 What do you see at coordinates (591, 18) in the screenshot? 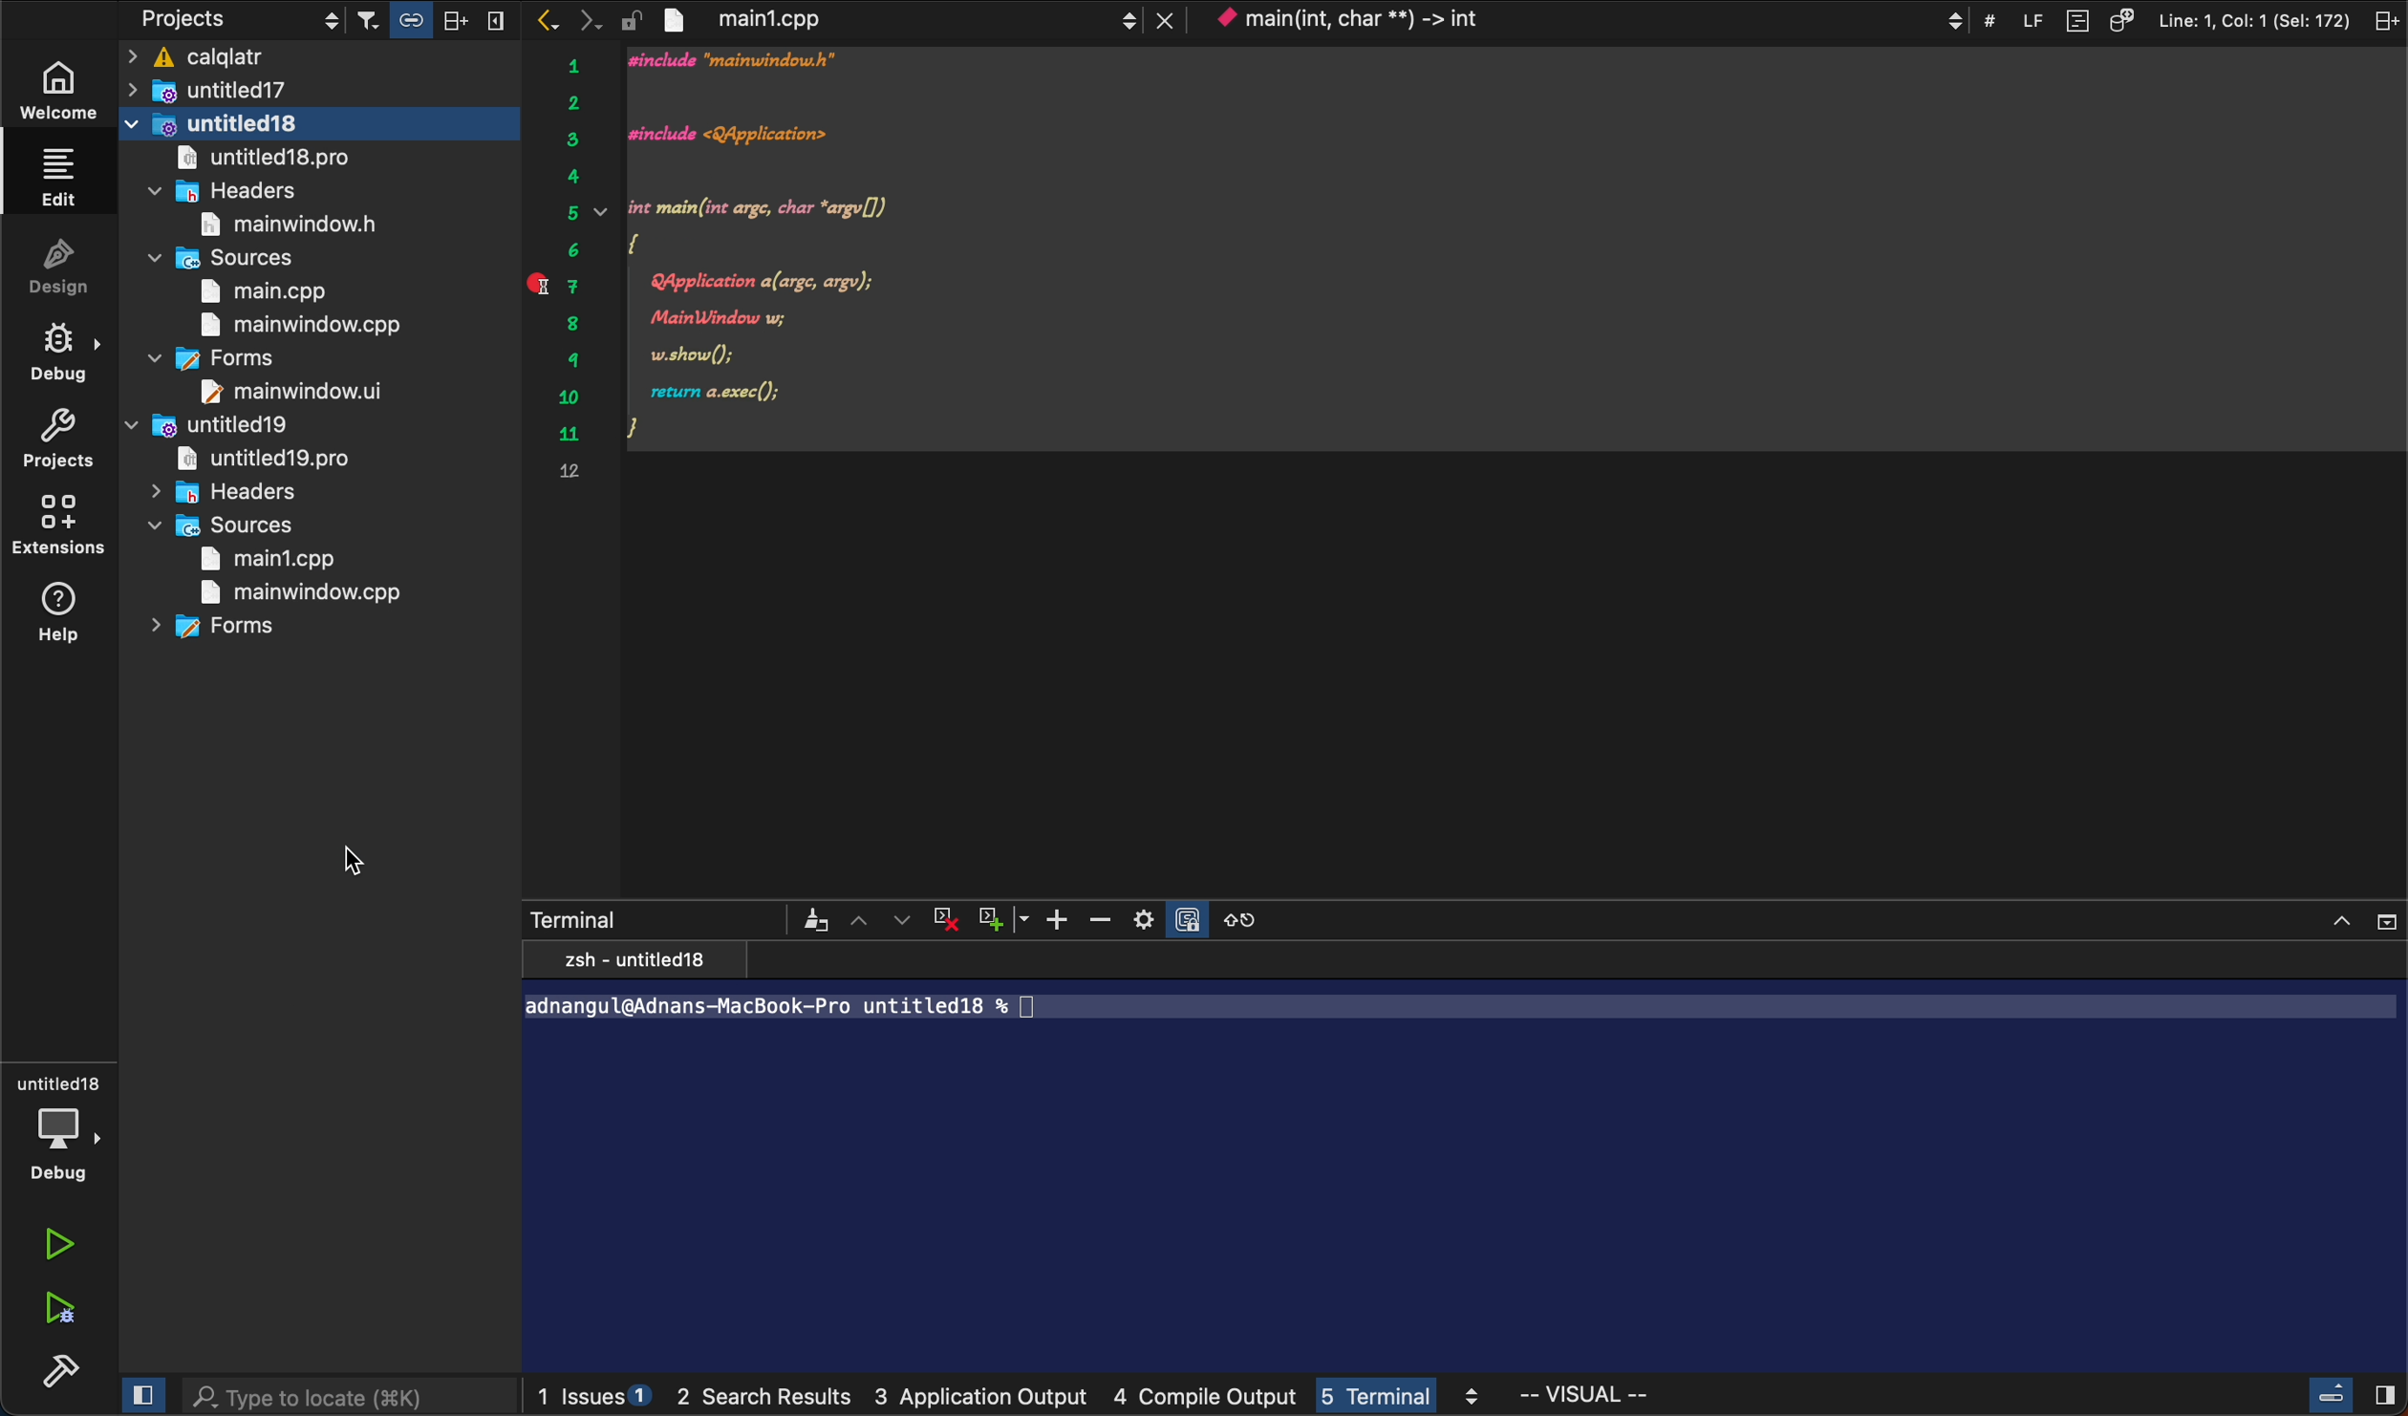
I see `next` at bounding box center [591, 18].